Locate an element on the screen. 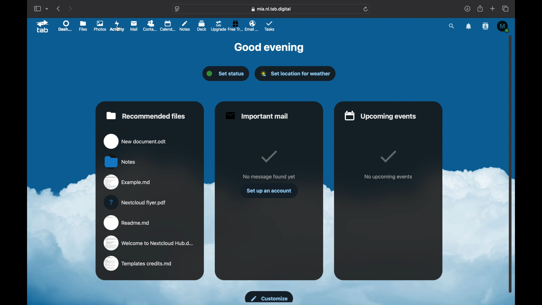  notes is located at coordinates (119, 161).